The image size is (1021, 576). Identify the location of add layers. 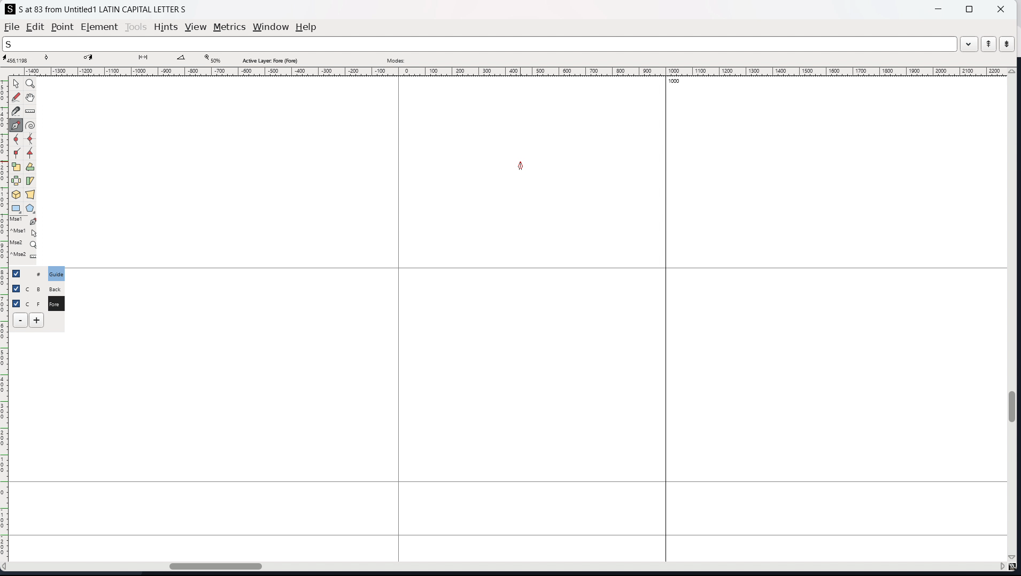
(36, 320).